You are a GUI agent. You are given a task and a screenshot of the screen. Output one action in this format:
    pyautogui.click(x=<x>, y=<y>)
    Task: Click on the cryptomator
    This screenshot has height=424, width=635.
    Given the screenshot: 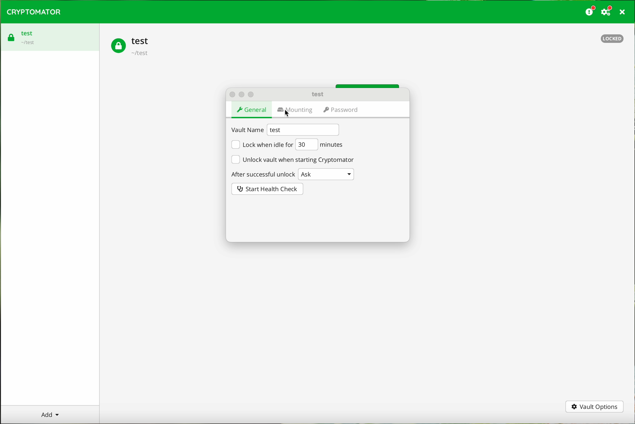 What is the action you would take?
    pyautogui.click(x=34, y=12)
    